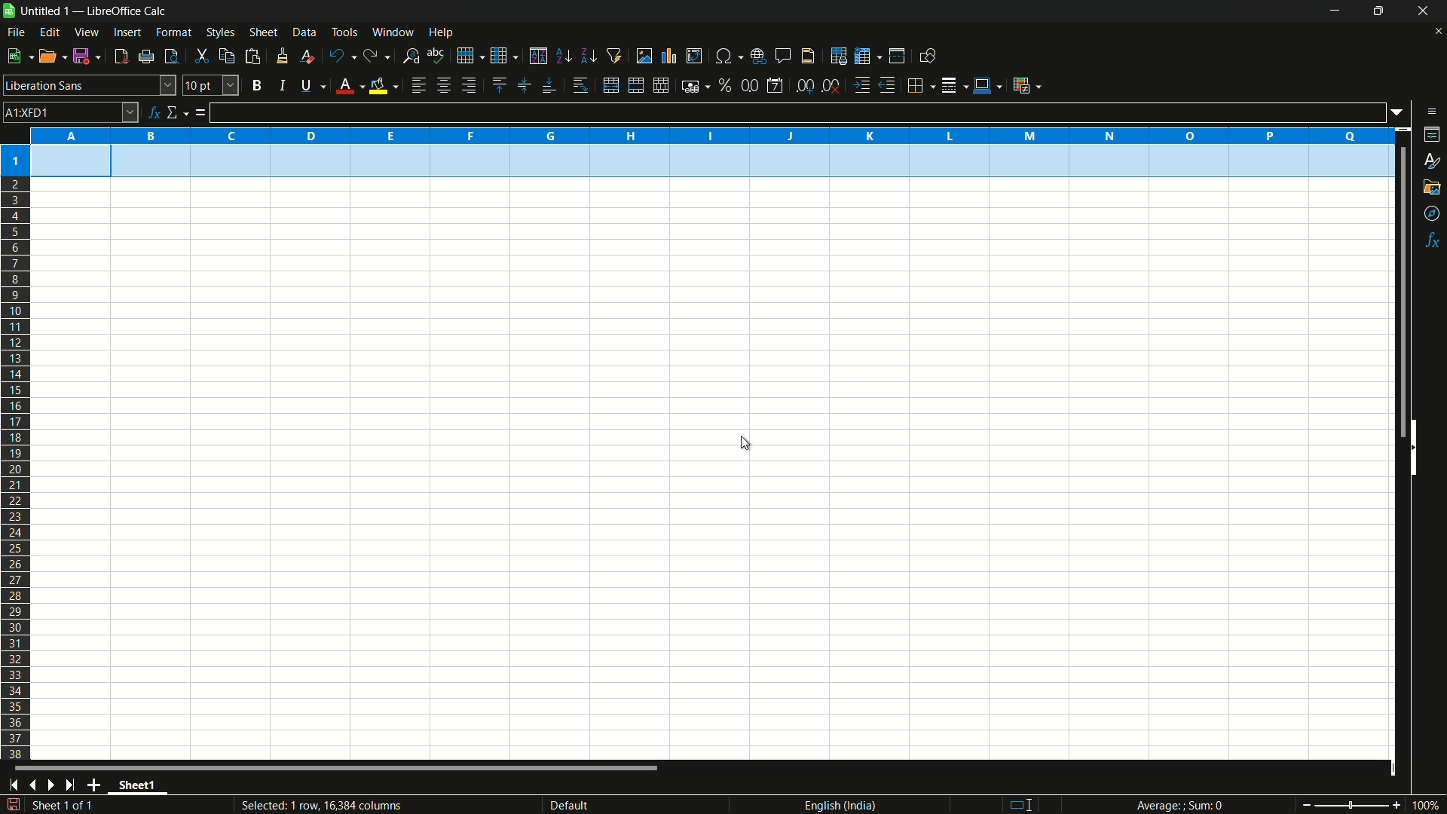 The height and width of the screenshot is (814, 1447). What do you see at coordinates (583, 86) in the screenshot?
I see `wrap text` at bounding box center [583, 86].